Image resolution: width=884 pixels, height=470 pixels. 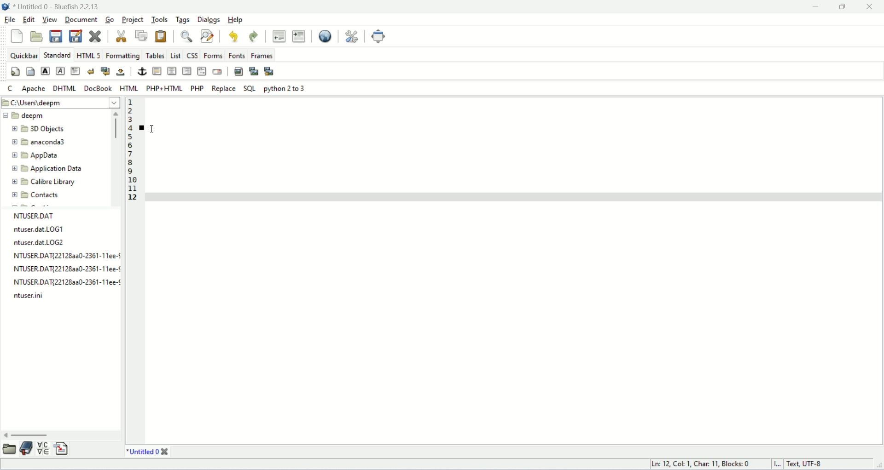 I want to click on go, so click(x=109, y=19).